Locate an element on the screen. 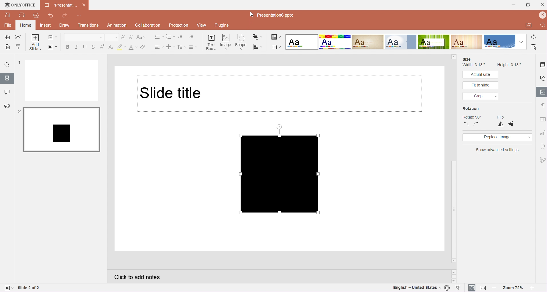 The height and width of the screenshot is (292, 547). Profile name is located at coordinates (542, 15).